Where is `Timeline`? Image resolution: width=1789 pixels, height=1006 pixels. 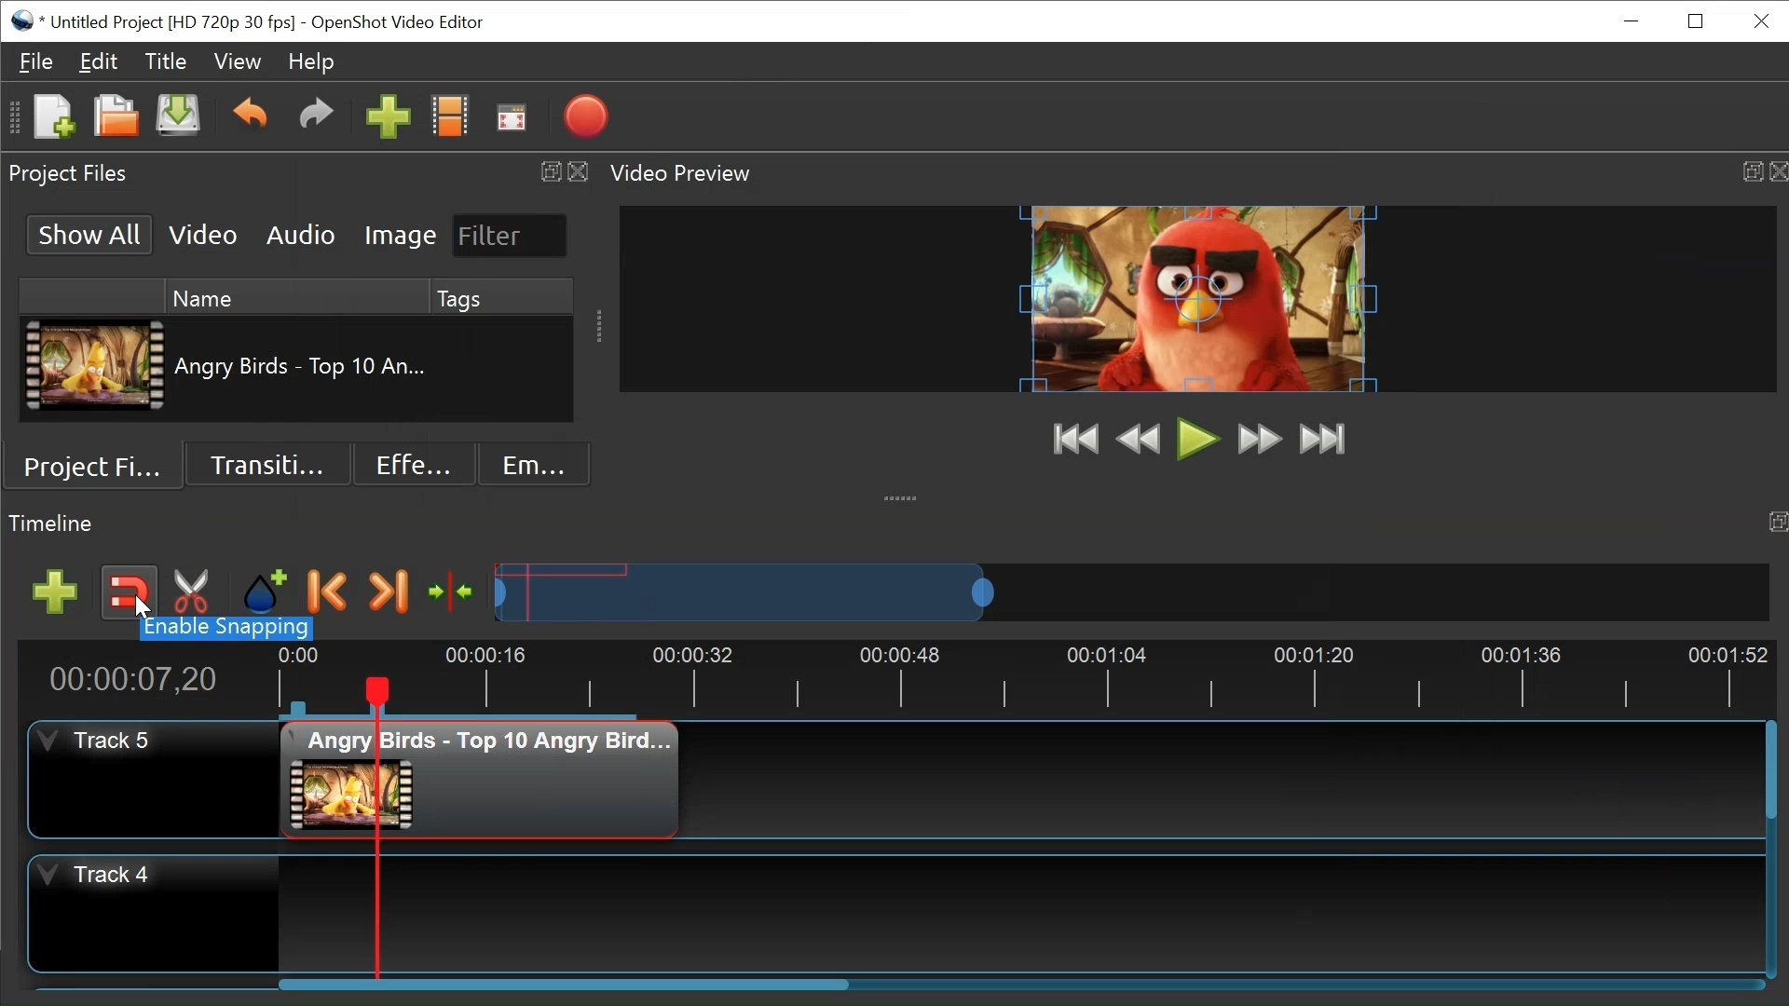
Timeline is located at coordinates (1019, 680).